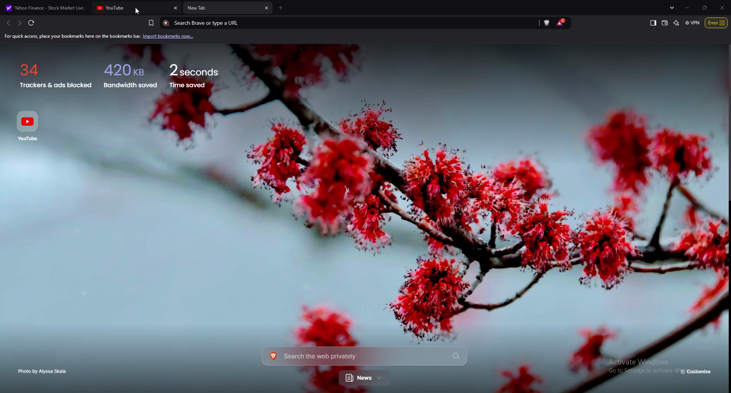 The image size is (731, 393). I want to click on add tab, so click(281, 8).